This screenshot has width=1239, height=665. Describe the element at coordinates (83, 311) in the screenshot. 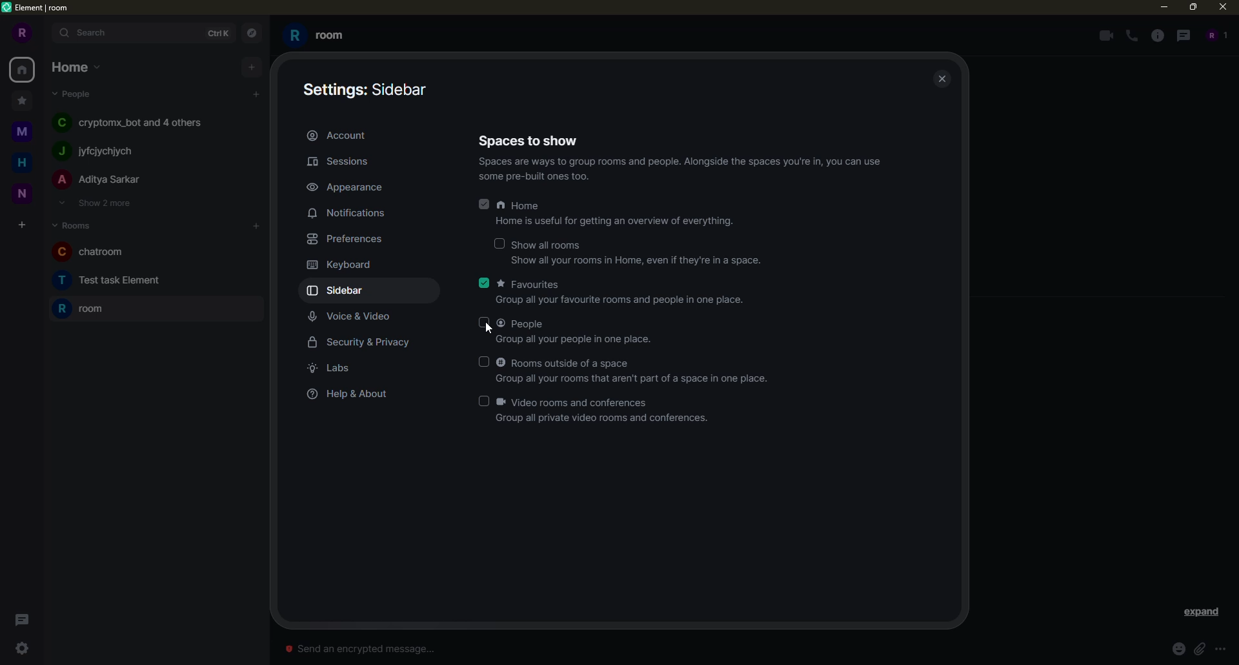

I see `R room` at that location.